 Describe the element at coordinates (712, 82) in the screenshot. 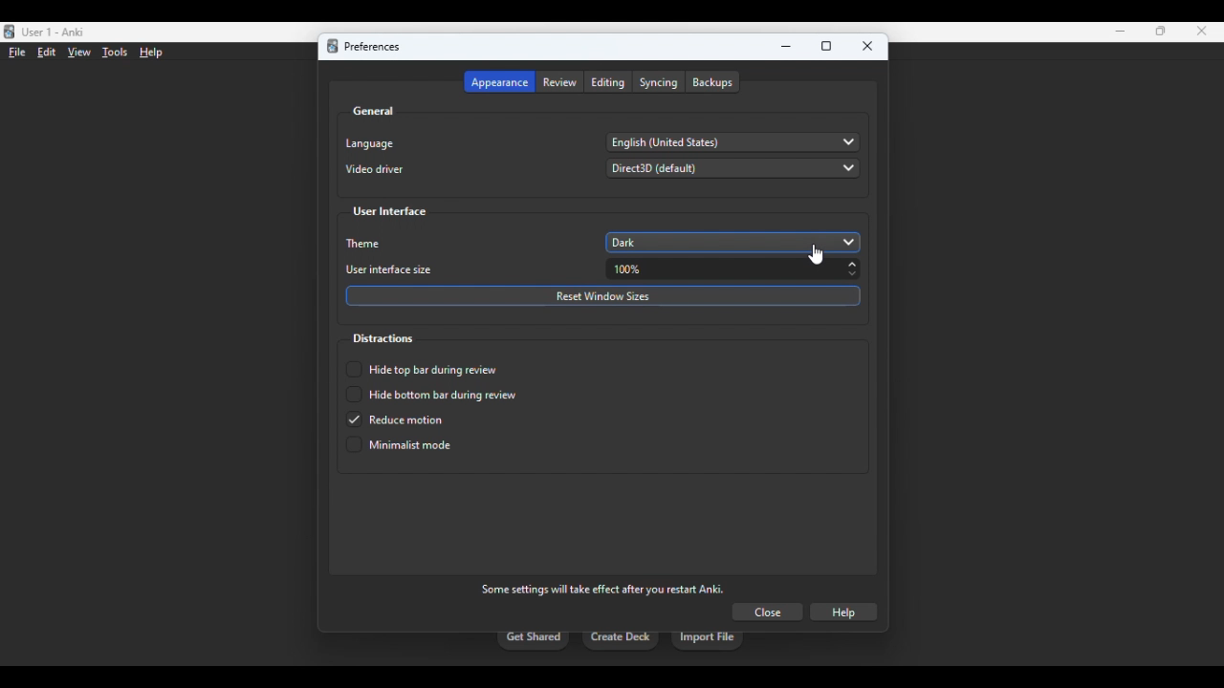

I see `backups` at that location.